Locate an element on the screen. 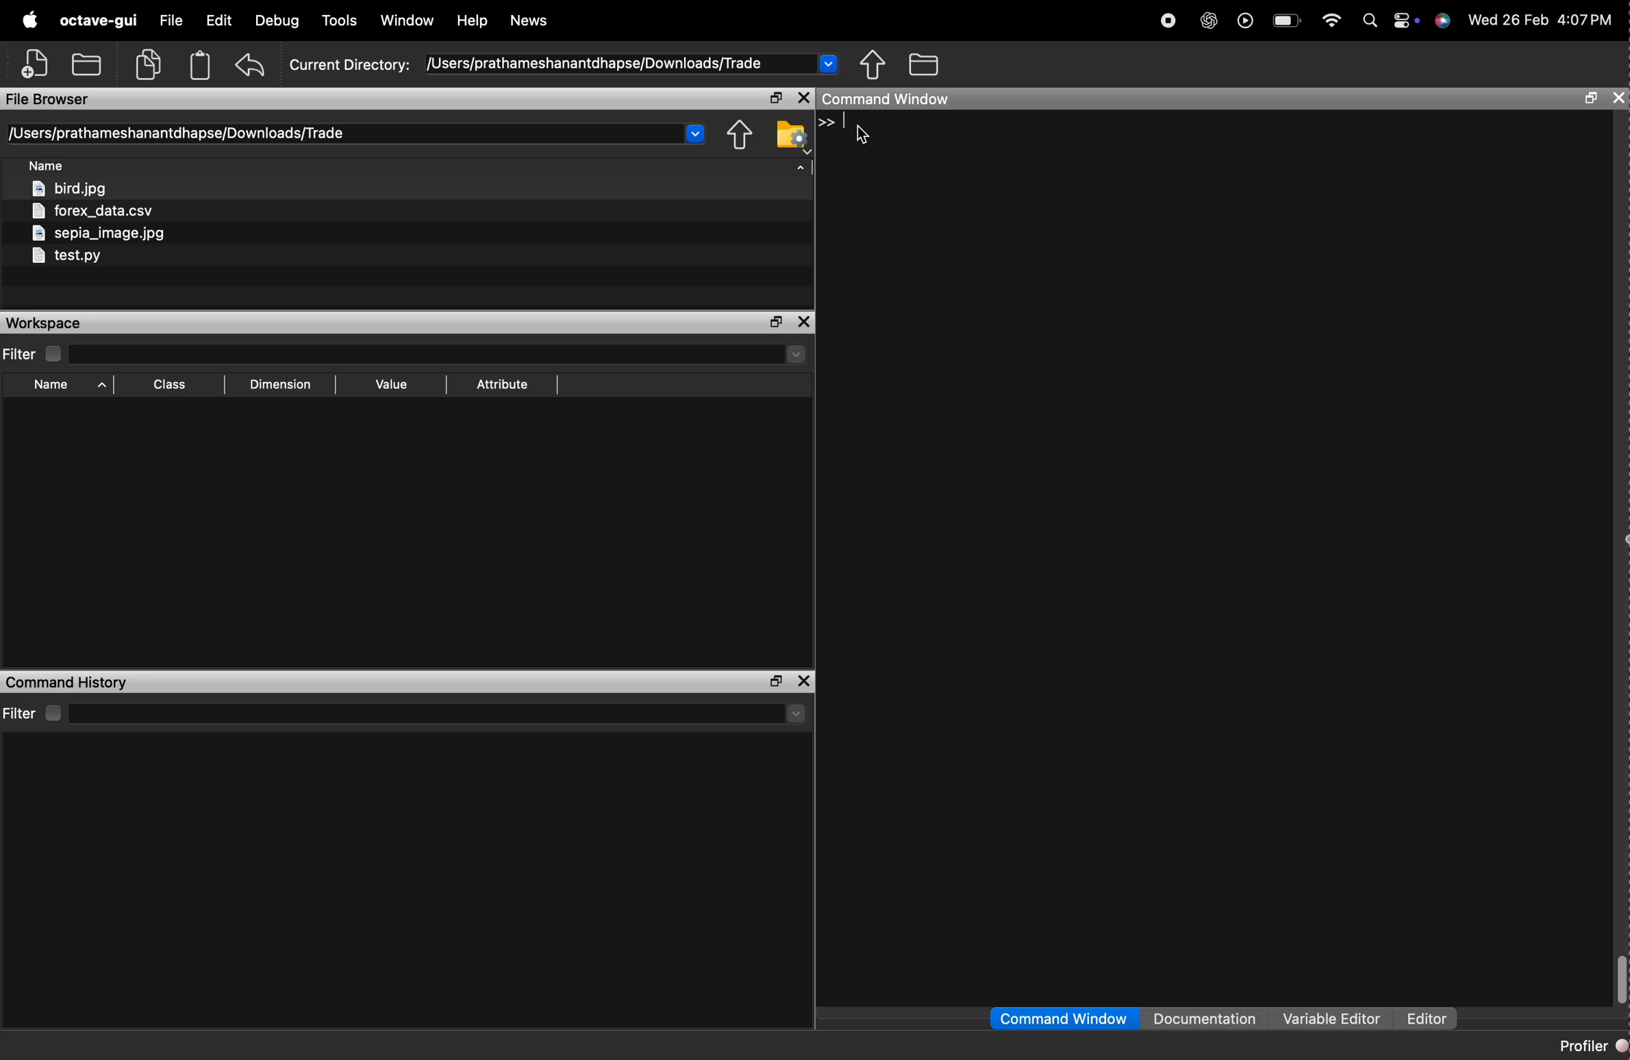 The image size is (1630, 1060). add file is located at coordinates (36, 64).